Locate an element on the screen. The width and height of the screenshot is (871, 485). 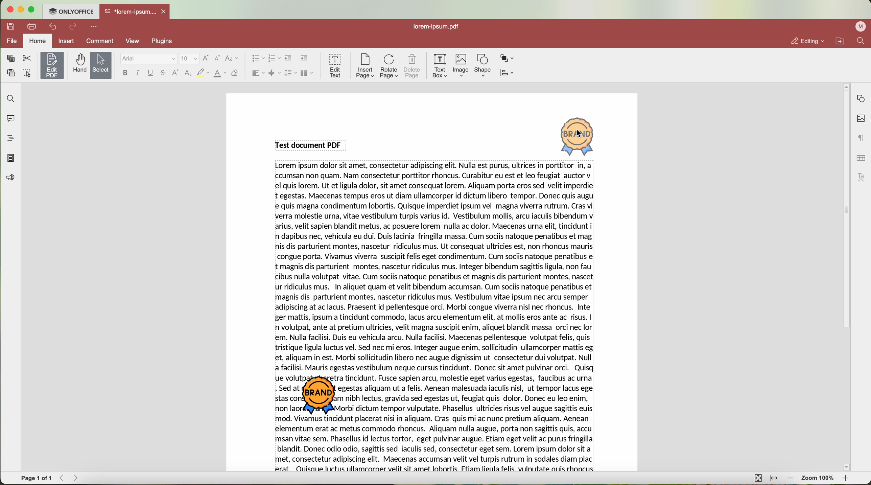
Lorem ipsum dolor sit amet, consectetur adipiscing elit. Nulla est purus, ultrices in porttitor in, a
ccumsan non quam. Nam consectetur porttitor rhoncus. Curabitur eu est et leo feugiat auctor v

el quis lorem. Ut et ligula dolor, sit amet consequat lorem. Aliquam porta eros sed velit imperdie
t egestas. Maecenas tempus eros ut diam ullamcorper id dictum libero tempor. Donec quis augu
e quis magna condimentum lobortis. Quisque imperdiet ipsum vel magna viverra rutrum. Cras vi
verra molestie urna, vitae vestibulum turpis varius id. Vestibulum mollis, arcu iaculis bibendum v
arius, velit sapien blandit metus, ac posuere lorem nulla ac dolor. Maecenas urna elit, tincidunt i
n dapibus nec, vehicula eu dui. Duis lacinia fringilla massa. Cum sociis natoque penatibus et mag
nis dis parturient montes, nascetur ridiculus mus. Ut consequat ultricies est, non rhoncus mauris
congue porta. Vivamus viverra suscipit felis eget condimentum. Cum sociis natoque penatibus e
t magnis dis parturient montes, nascetur ridiculus mus. Integer bibendum sagittis ligula, non fau
cibus nulla volutpat vitae. Cum sociis natoque penatibus et magnis dis parturient montes, nascet
ur ridiculus mus. In aliquet quam et velit bibendum accumsan. Cum sociis natoque penatibus et
magnis dis parturient montes, nascetur ridiculus mus. Vestibulum vitae ipsum nec arcu semper

adipiscing at ac lacus. Praesent id pellentesque orci. Morbi congue viverra nisl nec rhoncus. Inte

ger mattis, ipsum a tincidunt commodo, lacus arcu elementum elit, at mollis eros ante ac risus. |
n volutpat, ante at pretium ultricies, velit magna suscipit enim, aliquet blandit massa orci nec lor
em. Nulla facilisi. Duis eu vehicula arcu. Nulla facilisi. Maecenas pellentesque volutpat felis, quis

tristique ligula luctus vel. Sed nec mi eros. Integer augue enim, sollicitudin ullamcorper mattis eg
et, aliquam ir est. Morbi sollicitudin libero nec augue dignissim ut consectetur dui volutpat. Null
a facilisi. Mais egestas vestibulum neque cursus tincidunt. Donec sit amet pulvinar orci. Quisq is located at coordinates (436, 268).